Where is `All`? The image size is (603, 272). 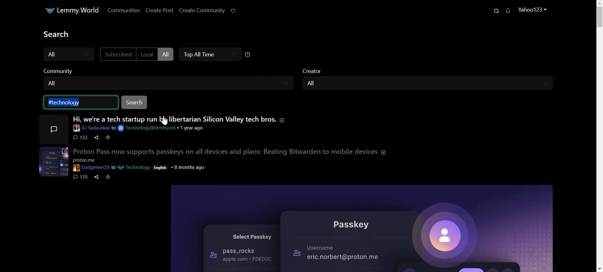
All is located at coordinates (56, 83).